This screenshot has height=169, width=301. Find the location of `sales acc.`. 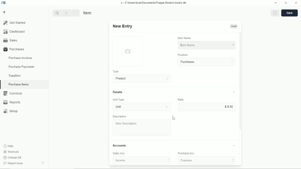

sales acc. is located at coordinates (119, 153).